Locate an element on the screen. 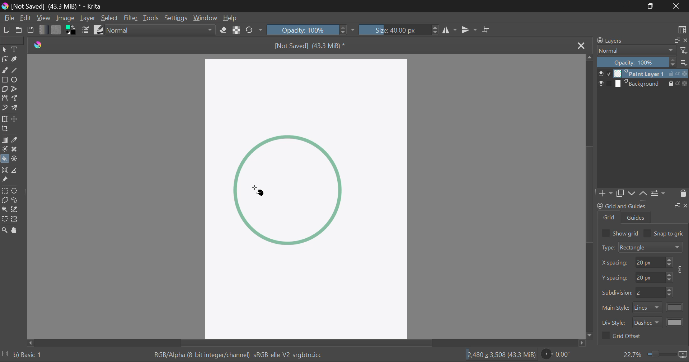 The width and height of the screenshot is (689, 362). Copy Layers is located at coordinates (621, 194).